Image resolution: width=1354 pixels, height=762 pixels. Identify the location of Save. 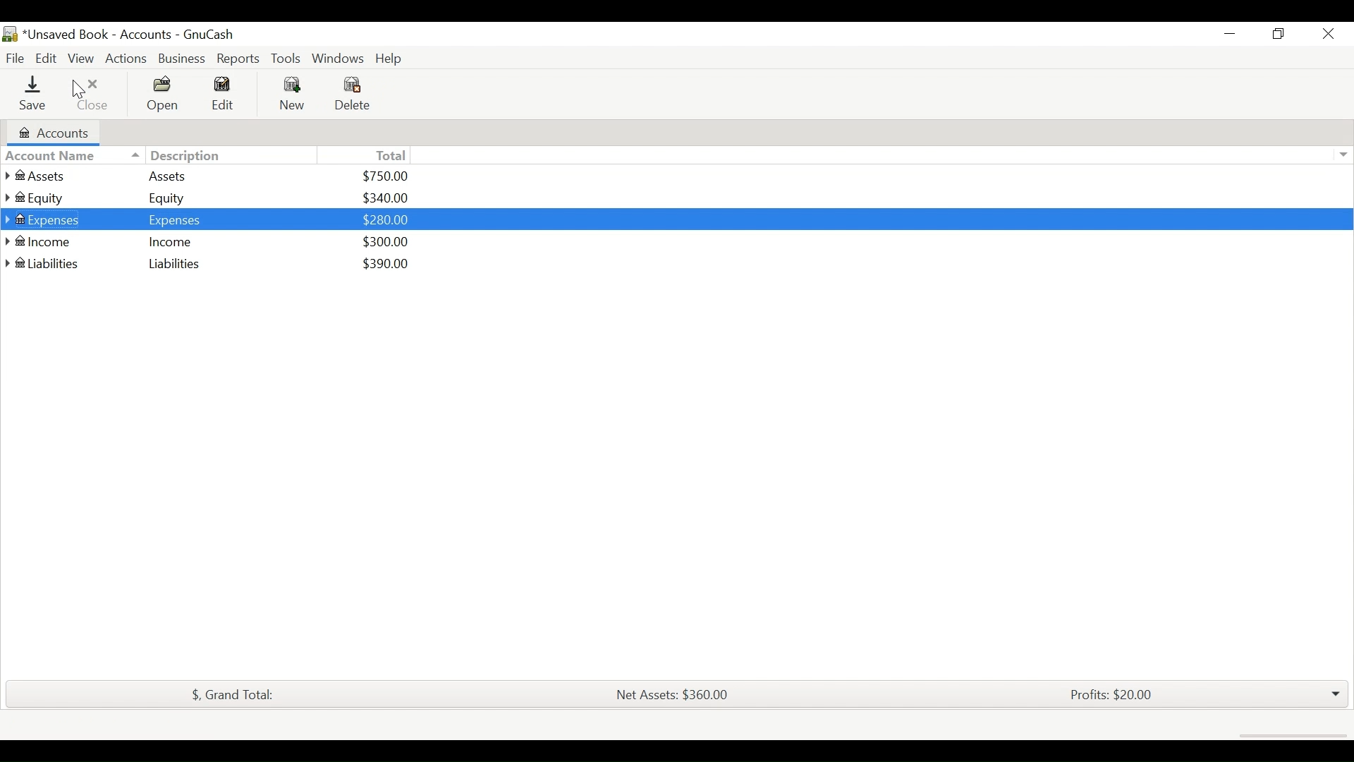
(31, 93).